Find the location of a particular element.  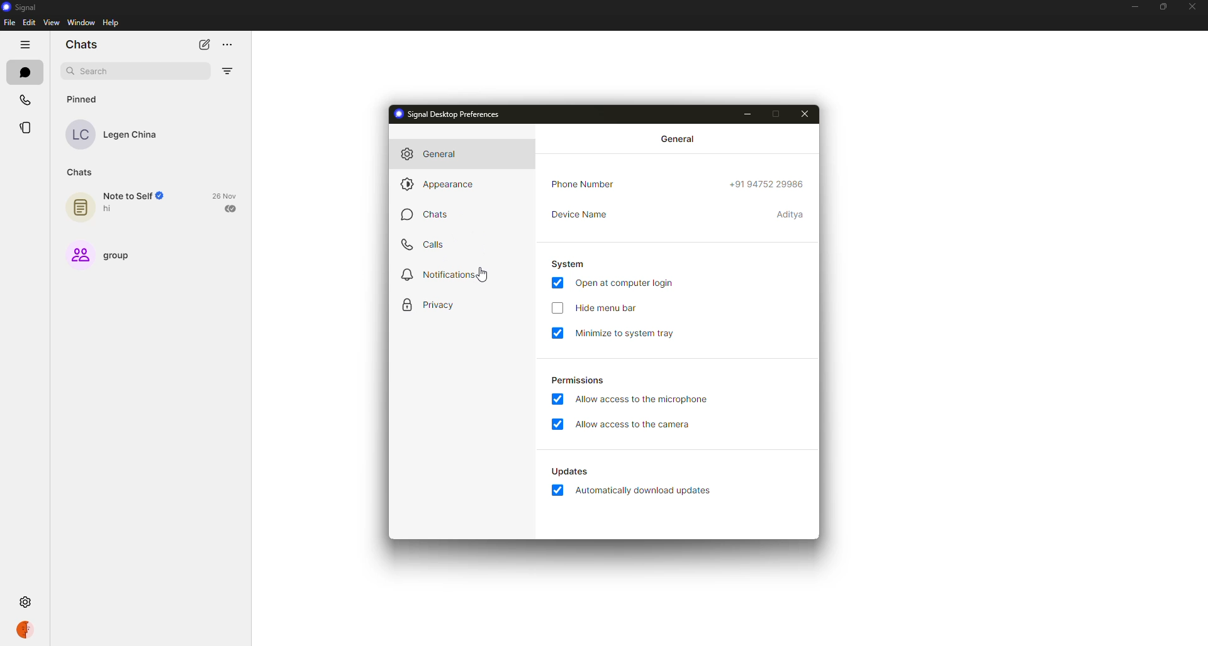

phone number is located at coordinates (590, 184).